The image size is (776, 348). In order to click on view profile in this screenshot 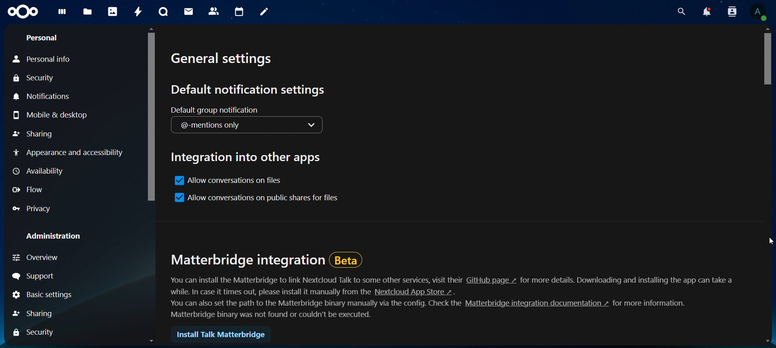, I will do `click(757, 12)`.